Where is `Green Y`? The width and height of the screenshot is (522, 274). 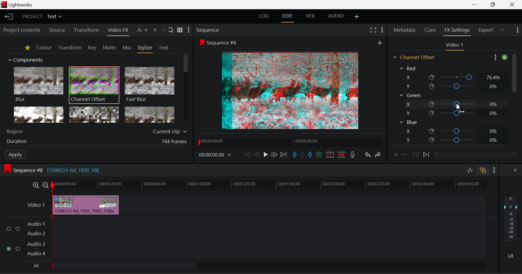
Green Y is located at coordinates (452, 113).